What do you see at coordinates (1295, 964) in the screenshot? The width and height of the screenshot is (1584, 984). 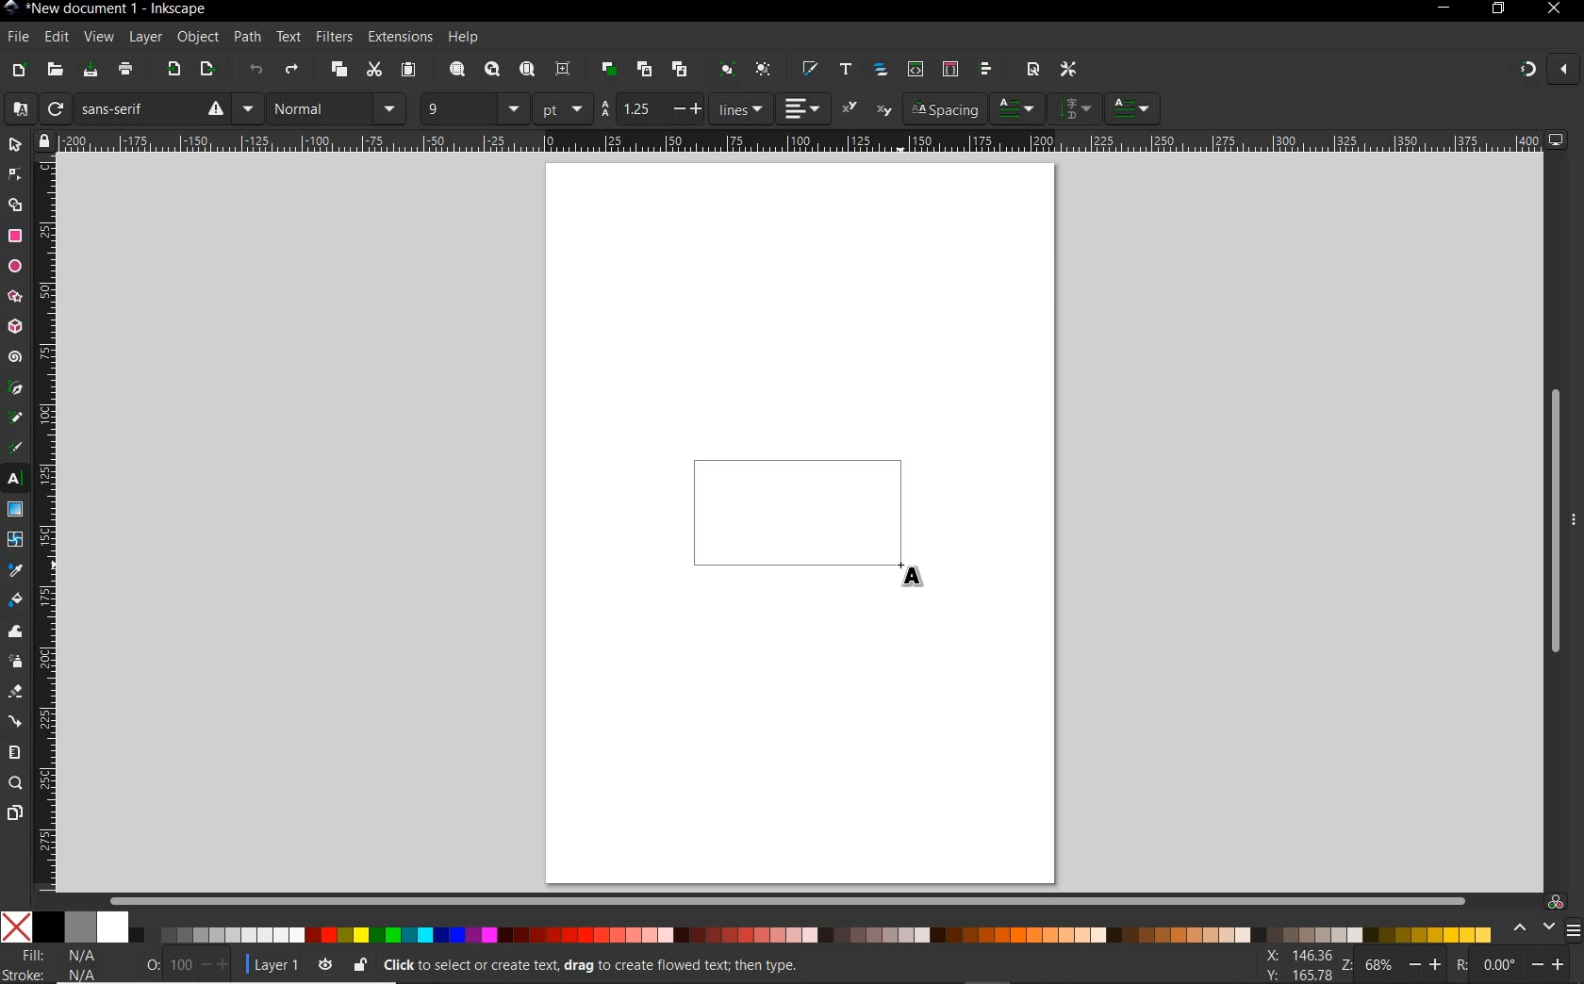 I see `cursor coordinates` at bounding box center [1295, 964].